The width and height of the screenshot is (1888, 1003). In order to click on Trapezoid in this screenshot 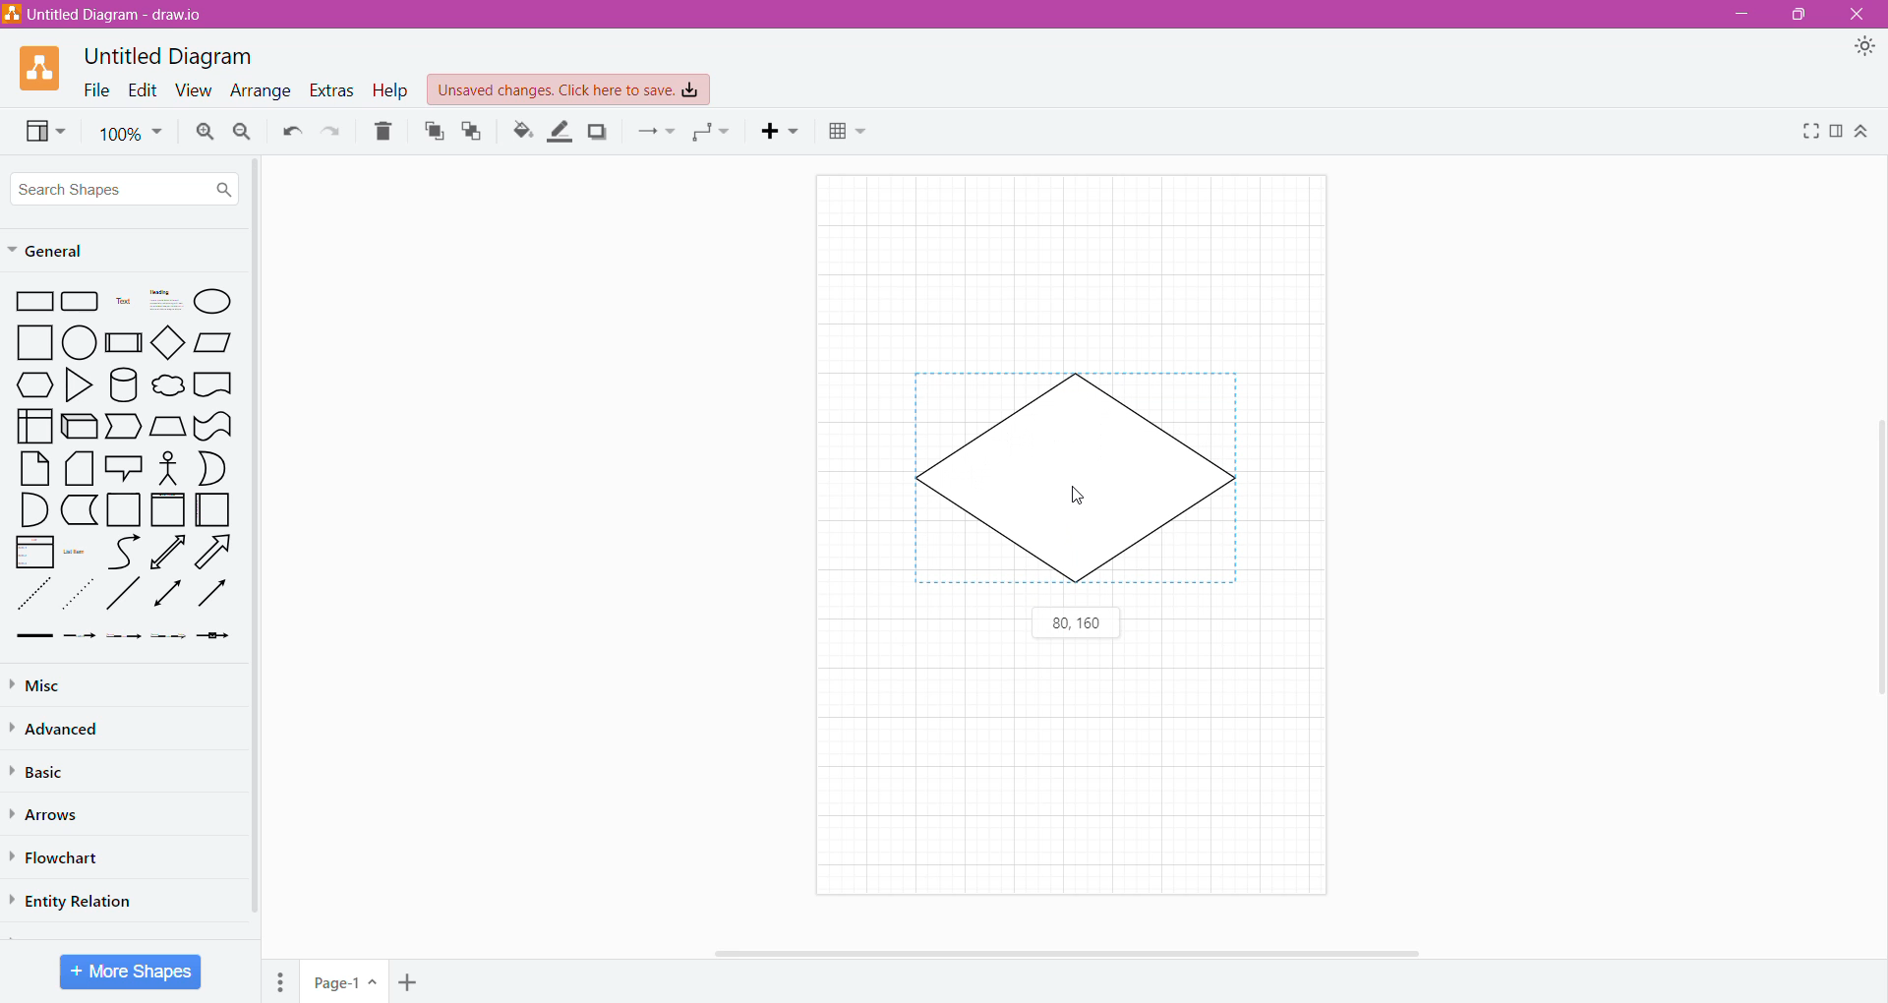, I will do `click(167, 427)`.